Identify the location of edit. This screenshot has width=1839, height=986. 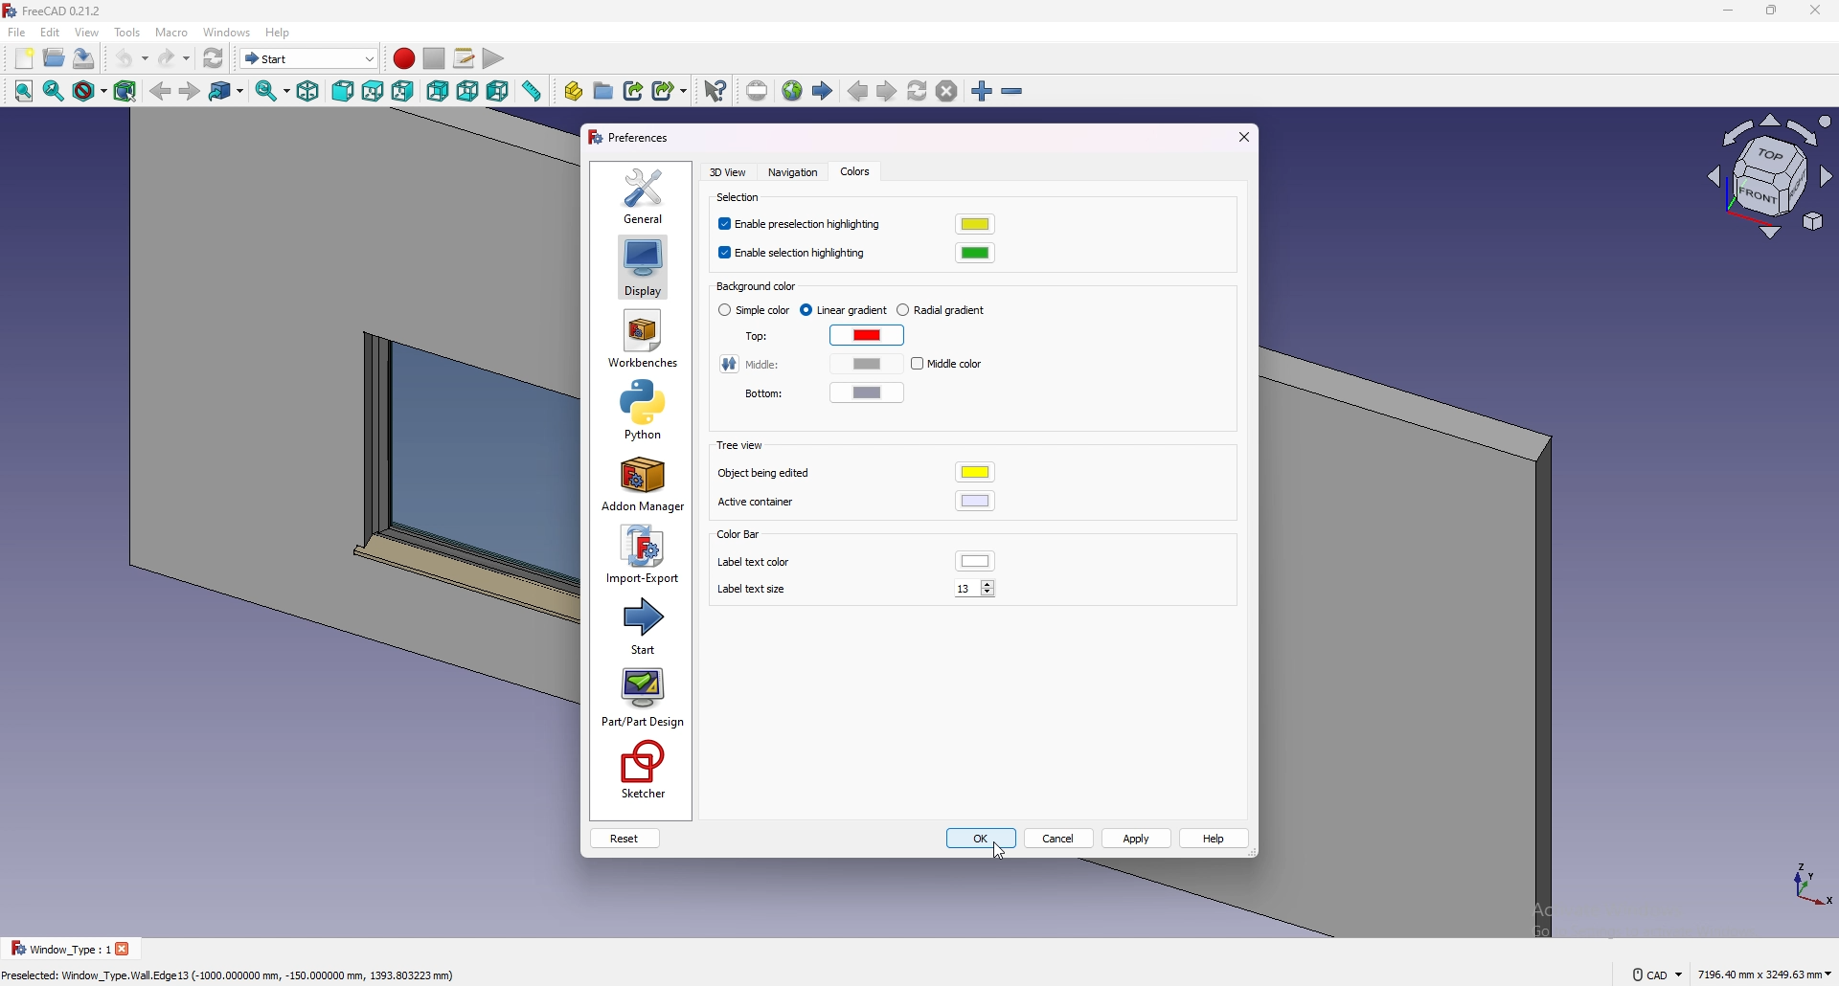
(51, 31).